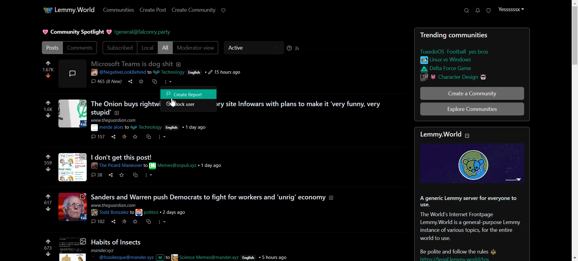 The height and width of the screenshot is (261, 578). What do you see at coordinates (48, 157) in the screenshot?
I see `like` at bounding box center [48, 157].